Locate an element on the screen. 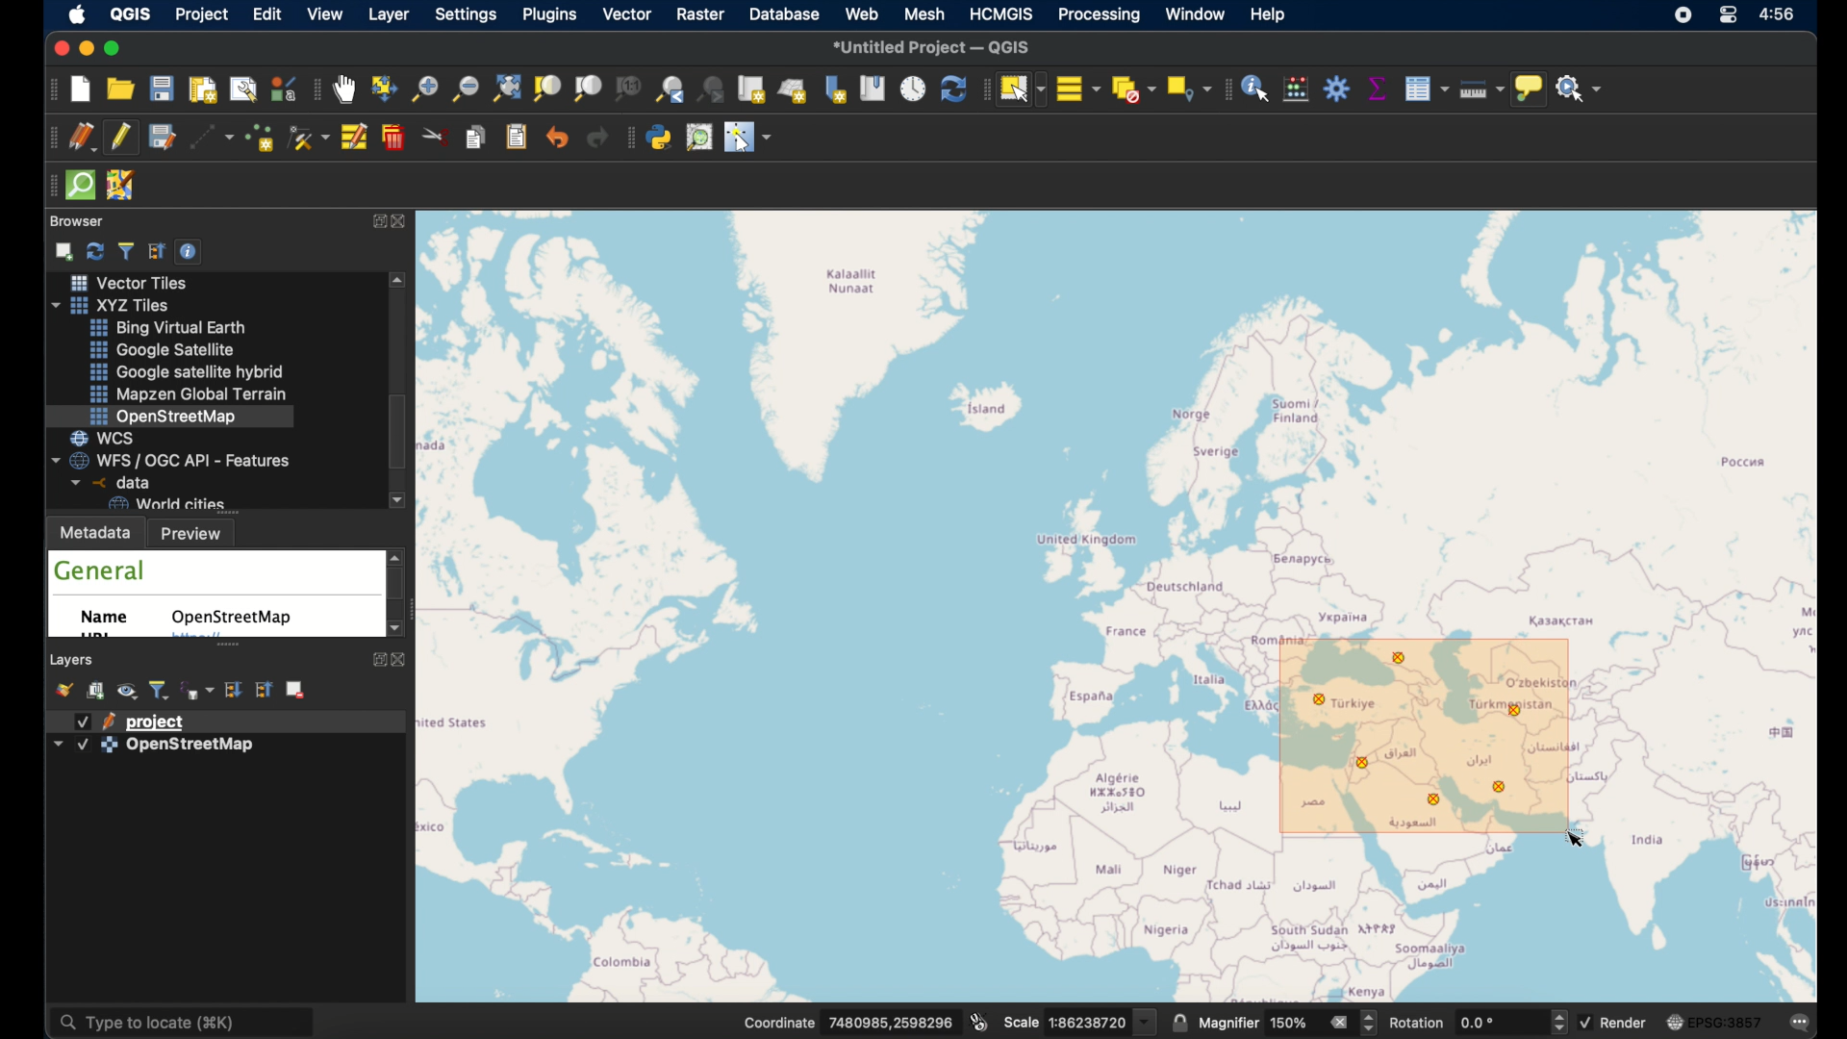 The width and height of the screenshot is (1847, 1039). measure line is located at coordinates (1477, 88).